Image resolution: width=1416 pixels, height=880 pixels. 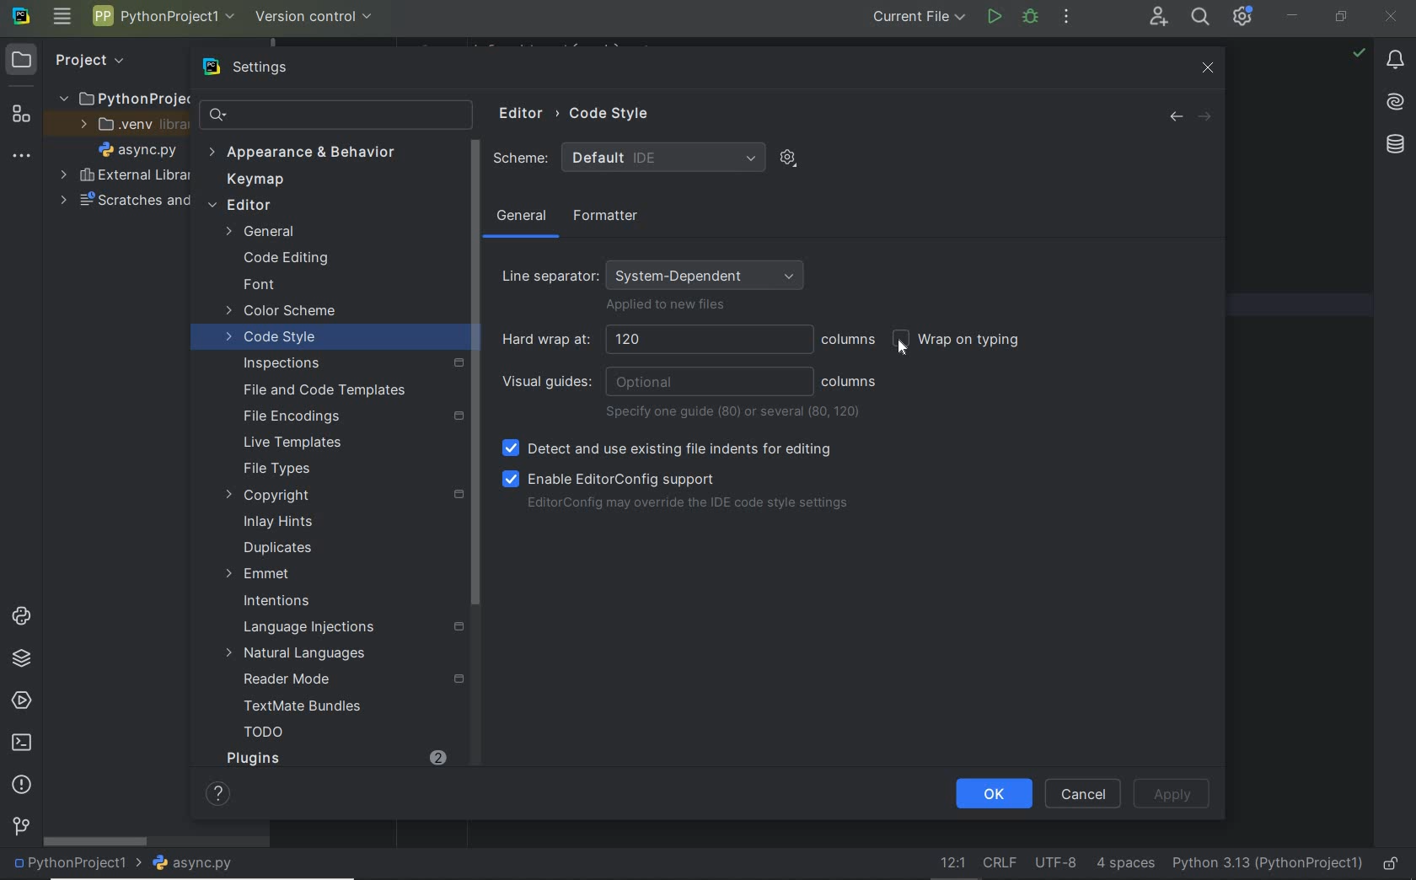 What do you see at coordinates (1202, 19) in the screenshot?
I see `search everywhere` at bounding box center [1202, 19].